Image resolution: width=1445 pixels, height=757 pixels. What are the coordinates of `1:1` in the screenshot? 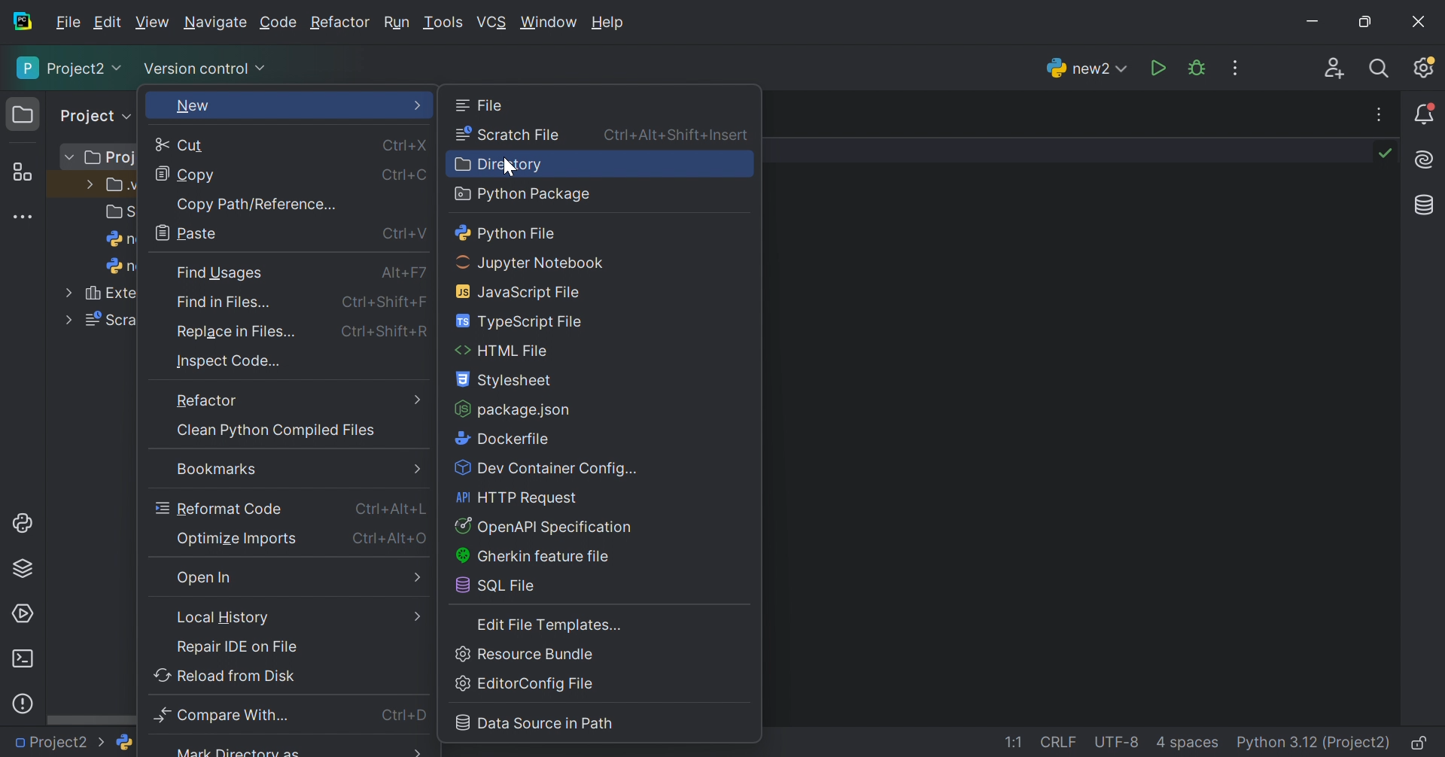 It's located at (1014, 743).